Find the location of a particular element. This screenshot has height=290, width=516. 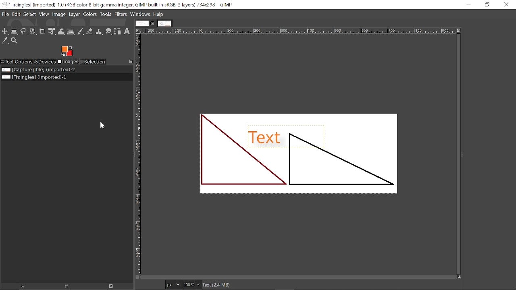

Windows is located at coordinates (140, 14).